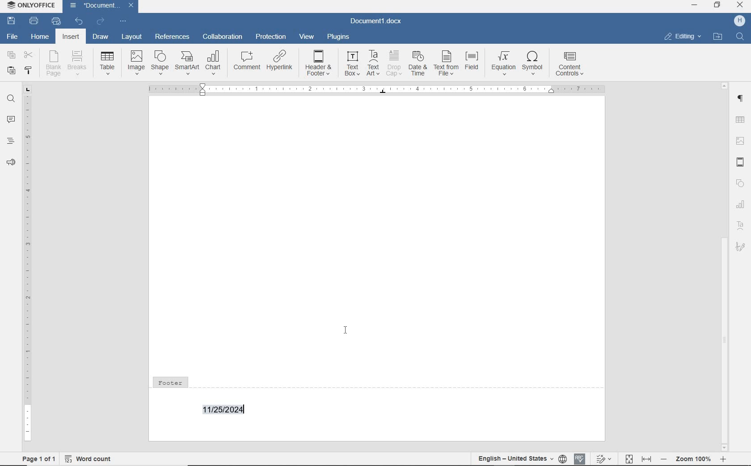  What do you see at coordinates (159, 62) in the screenshot?
I see `shape` at bounding box center [159, 62].